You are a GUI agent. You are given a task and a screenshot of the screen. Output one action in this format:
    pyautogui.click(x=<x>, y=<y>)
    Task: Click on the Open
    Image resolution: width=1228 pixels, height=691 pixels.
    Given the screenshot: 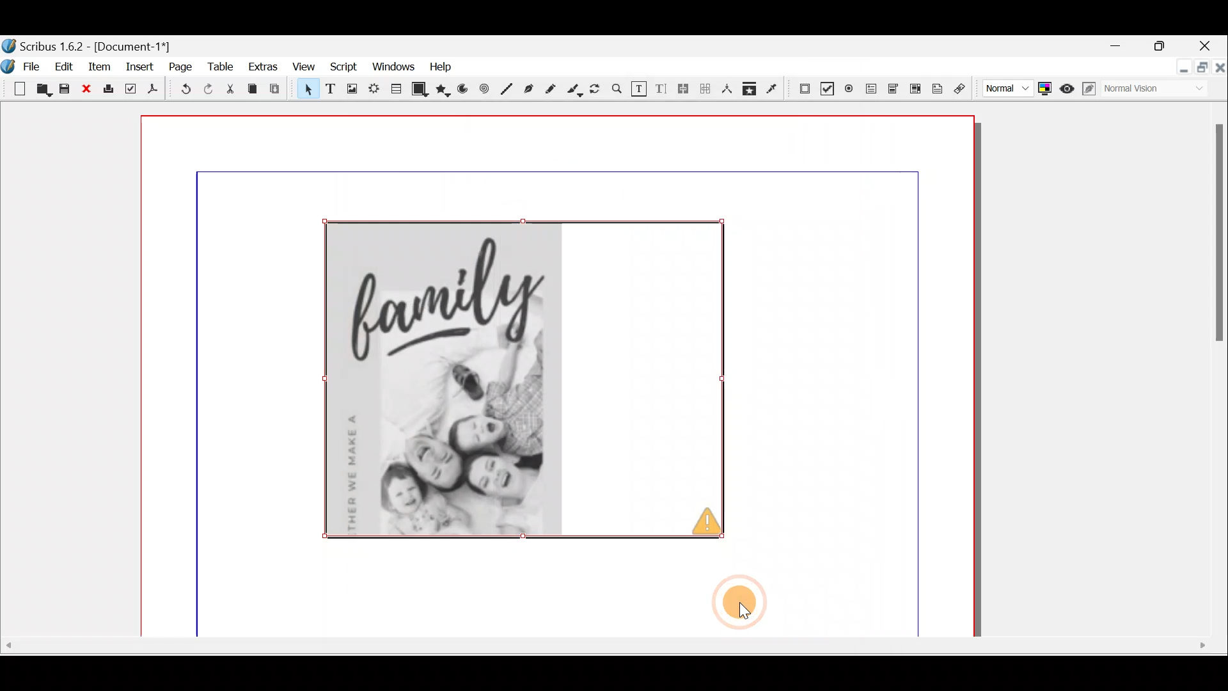 What is the action you would take?
    pyautogui.click(x=40, y=90)
    